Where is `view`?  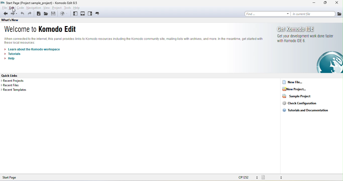 view is located at coordinates (47, 8).